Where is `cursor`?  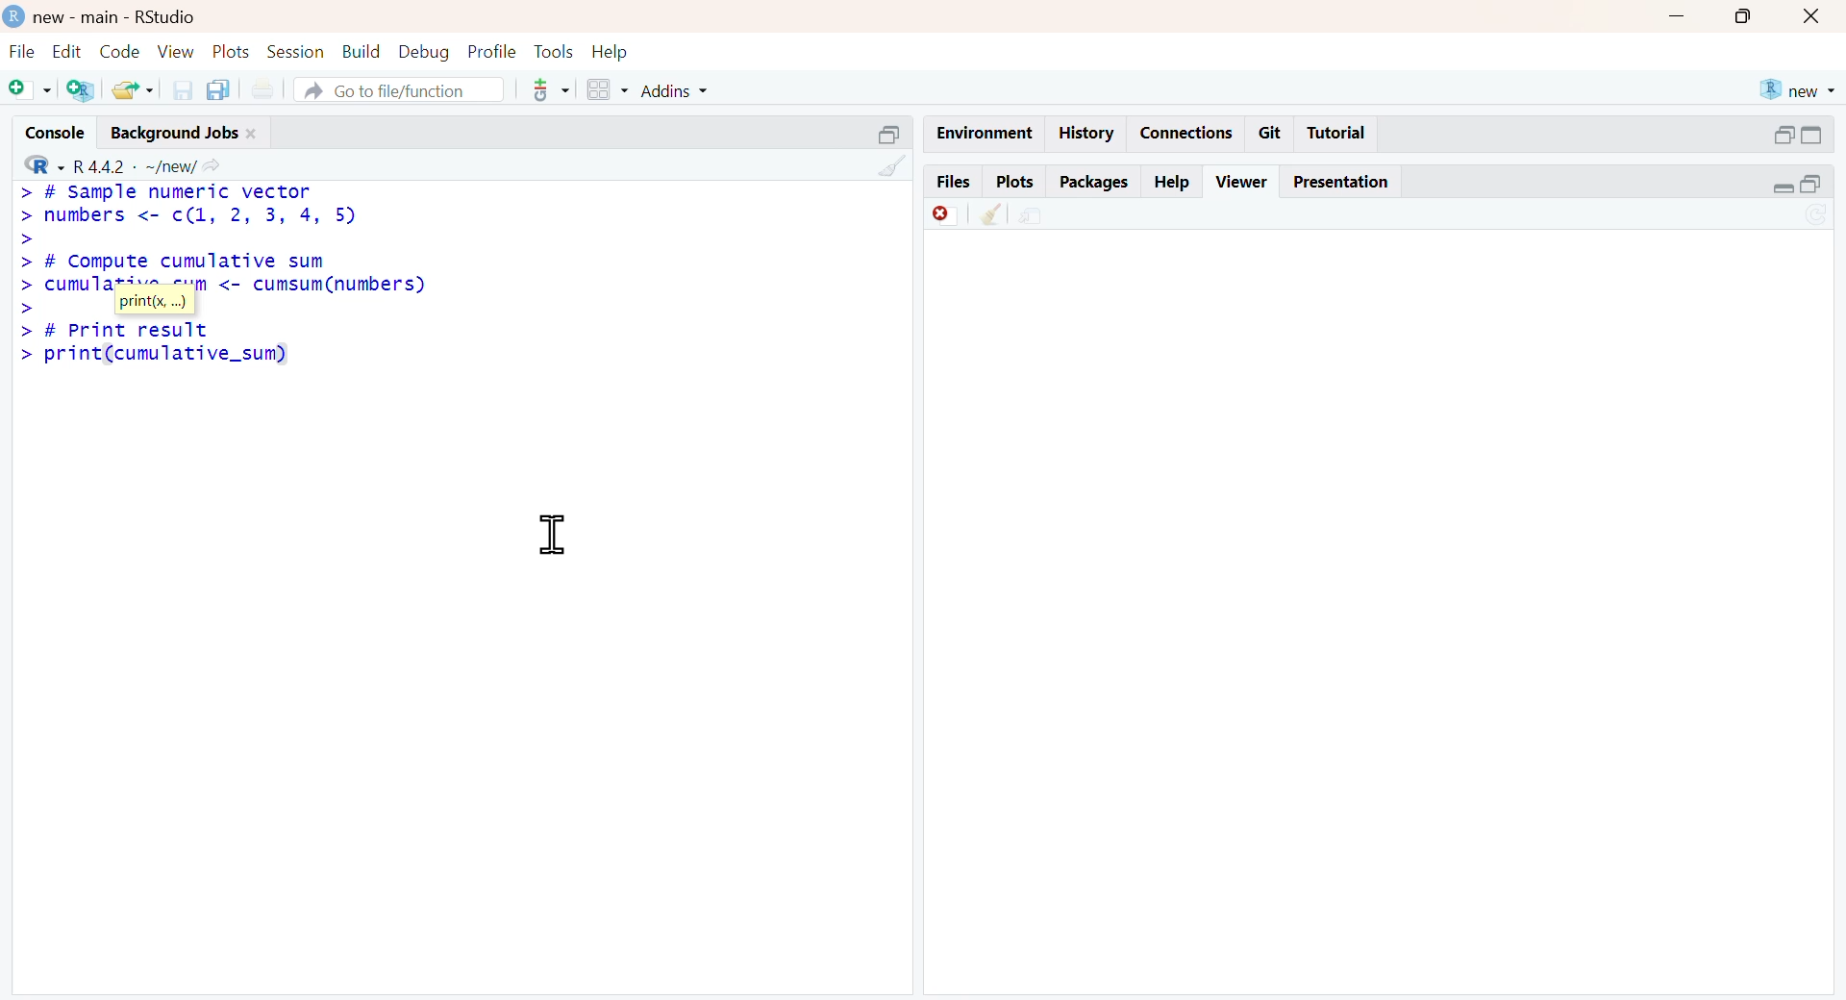
cursor is located at coordinates (552, 537).